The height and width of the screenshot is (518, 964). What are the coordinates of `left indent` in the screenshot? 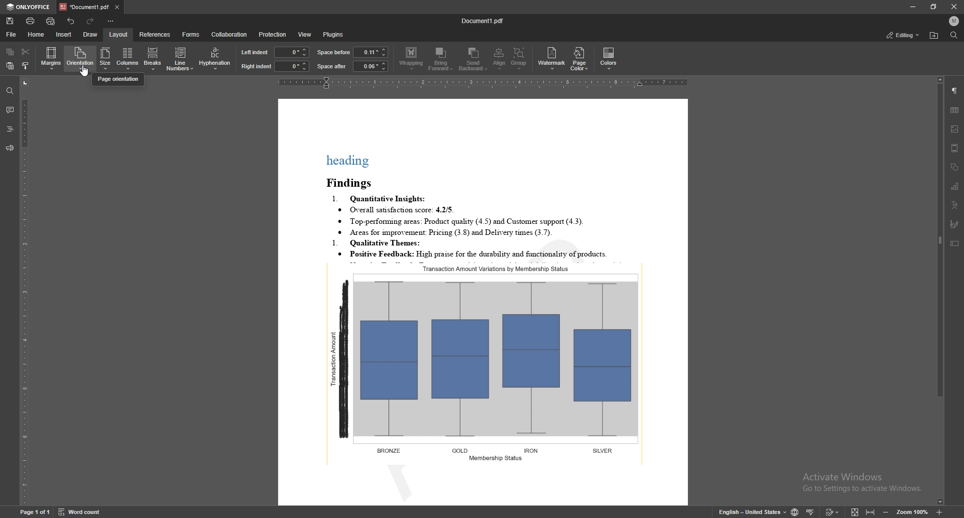 It's located at (255, 52).